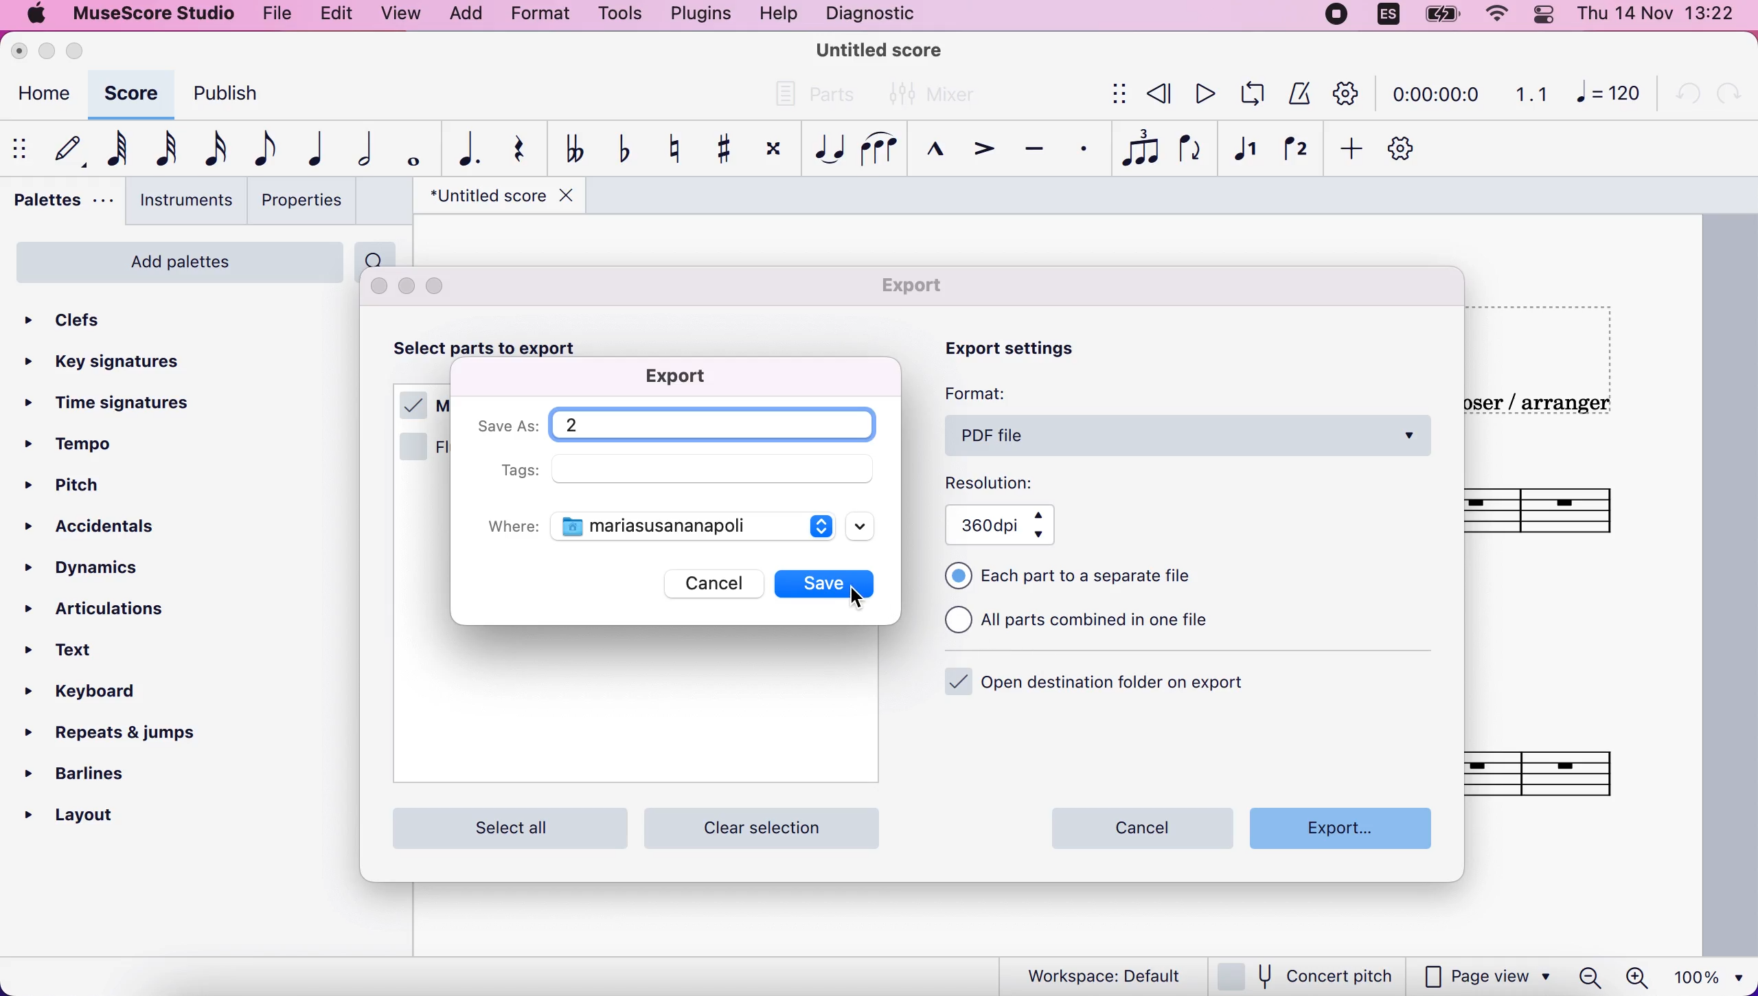 The height and width of the screenshot is (996, 1758). I want to click on dynamics, so click(106, 569).